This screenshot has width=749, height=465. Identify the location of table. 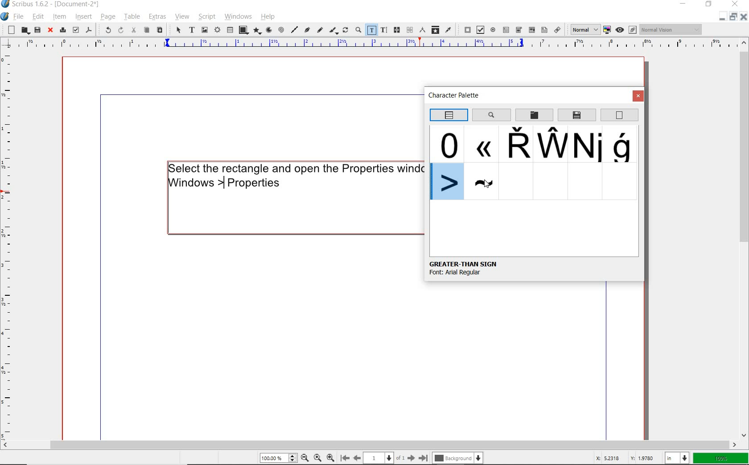
(132, 17).